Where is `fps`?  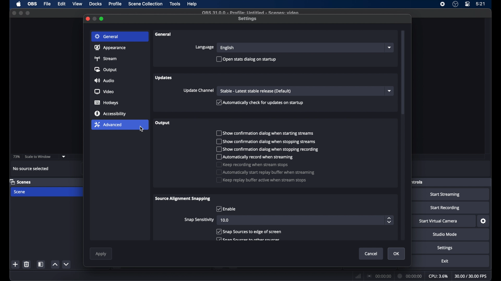 fps is located at coordinates (471, 276).